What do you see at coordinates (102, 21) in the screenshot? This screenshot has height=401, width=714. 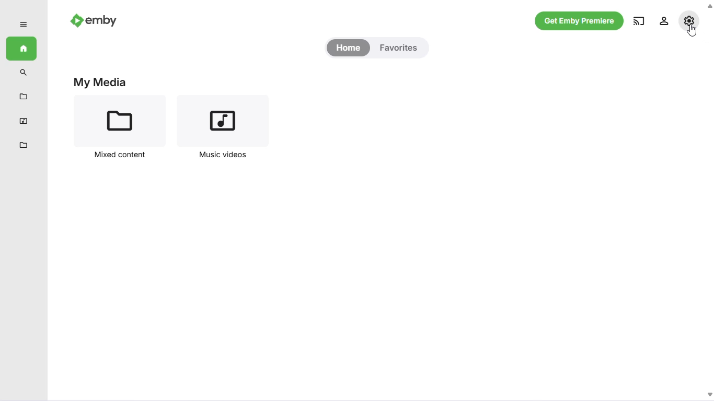 I see `emby` at bounding box center [102, 21].